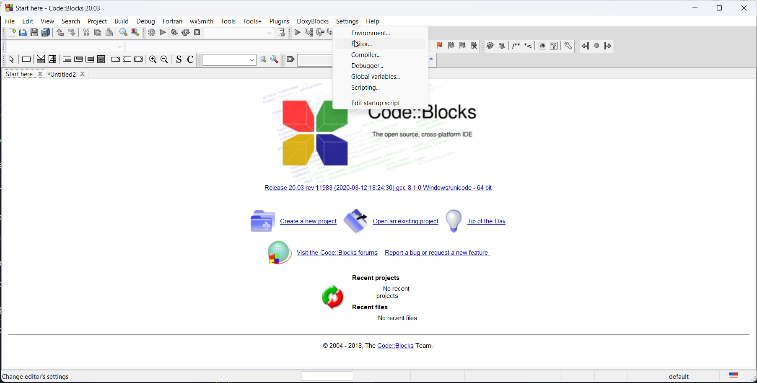 The height and width of the screenshot is (383, 757). What do you see at coordinates (186, 32) in the screenshot?
I see `rebuild` at bounding box center [186, 32].